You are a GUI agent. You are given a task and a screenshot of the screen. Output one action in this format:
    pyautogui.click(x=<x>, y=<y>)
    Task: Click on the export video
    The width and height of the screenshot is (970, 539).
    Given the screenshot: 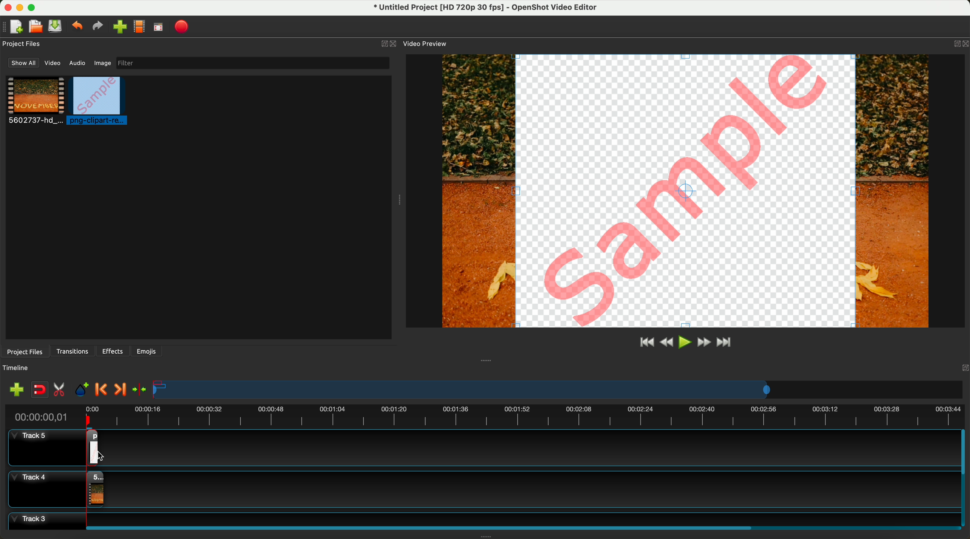 What is the action you would take?
    pyautogui.click(x=184, y=27)
    